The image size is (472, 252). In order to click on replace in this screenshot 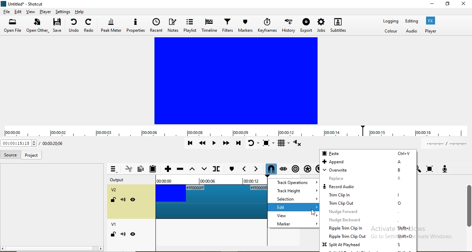, I will do `click(368, 179)`.